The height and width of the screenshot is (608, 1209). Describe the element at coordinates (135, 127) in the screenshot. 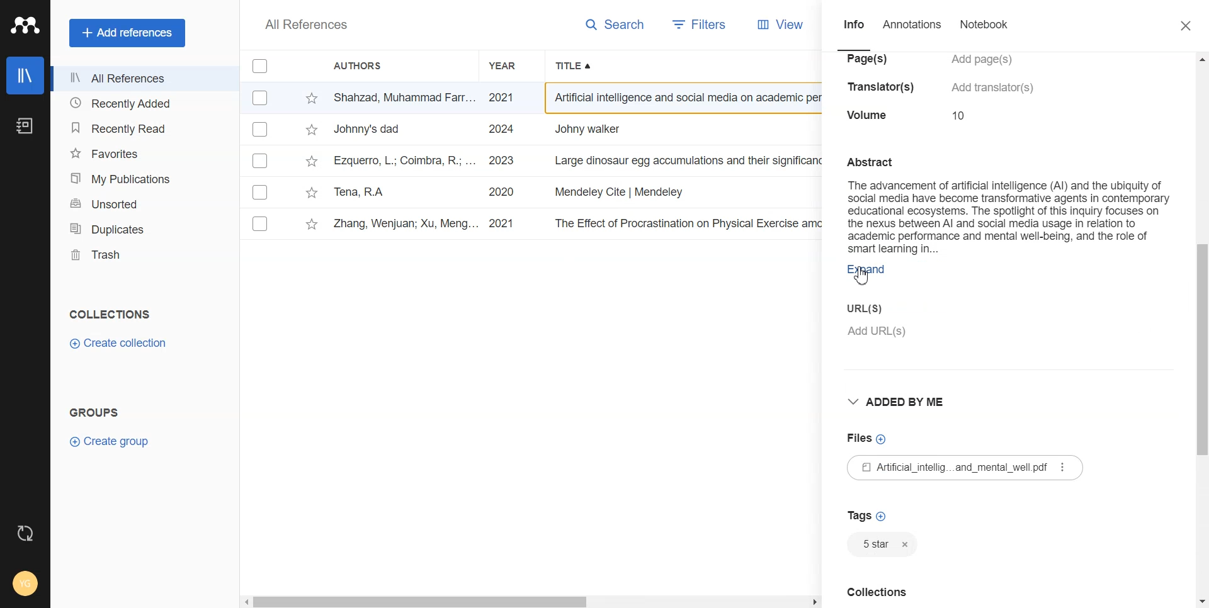

I see `Recently Read` at that location.